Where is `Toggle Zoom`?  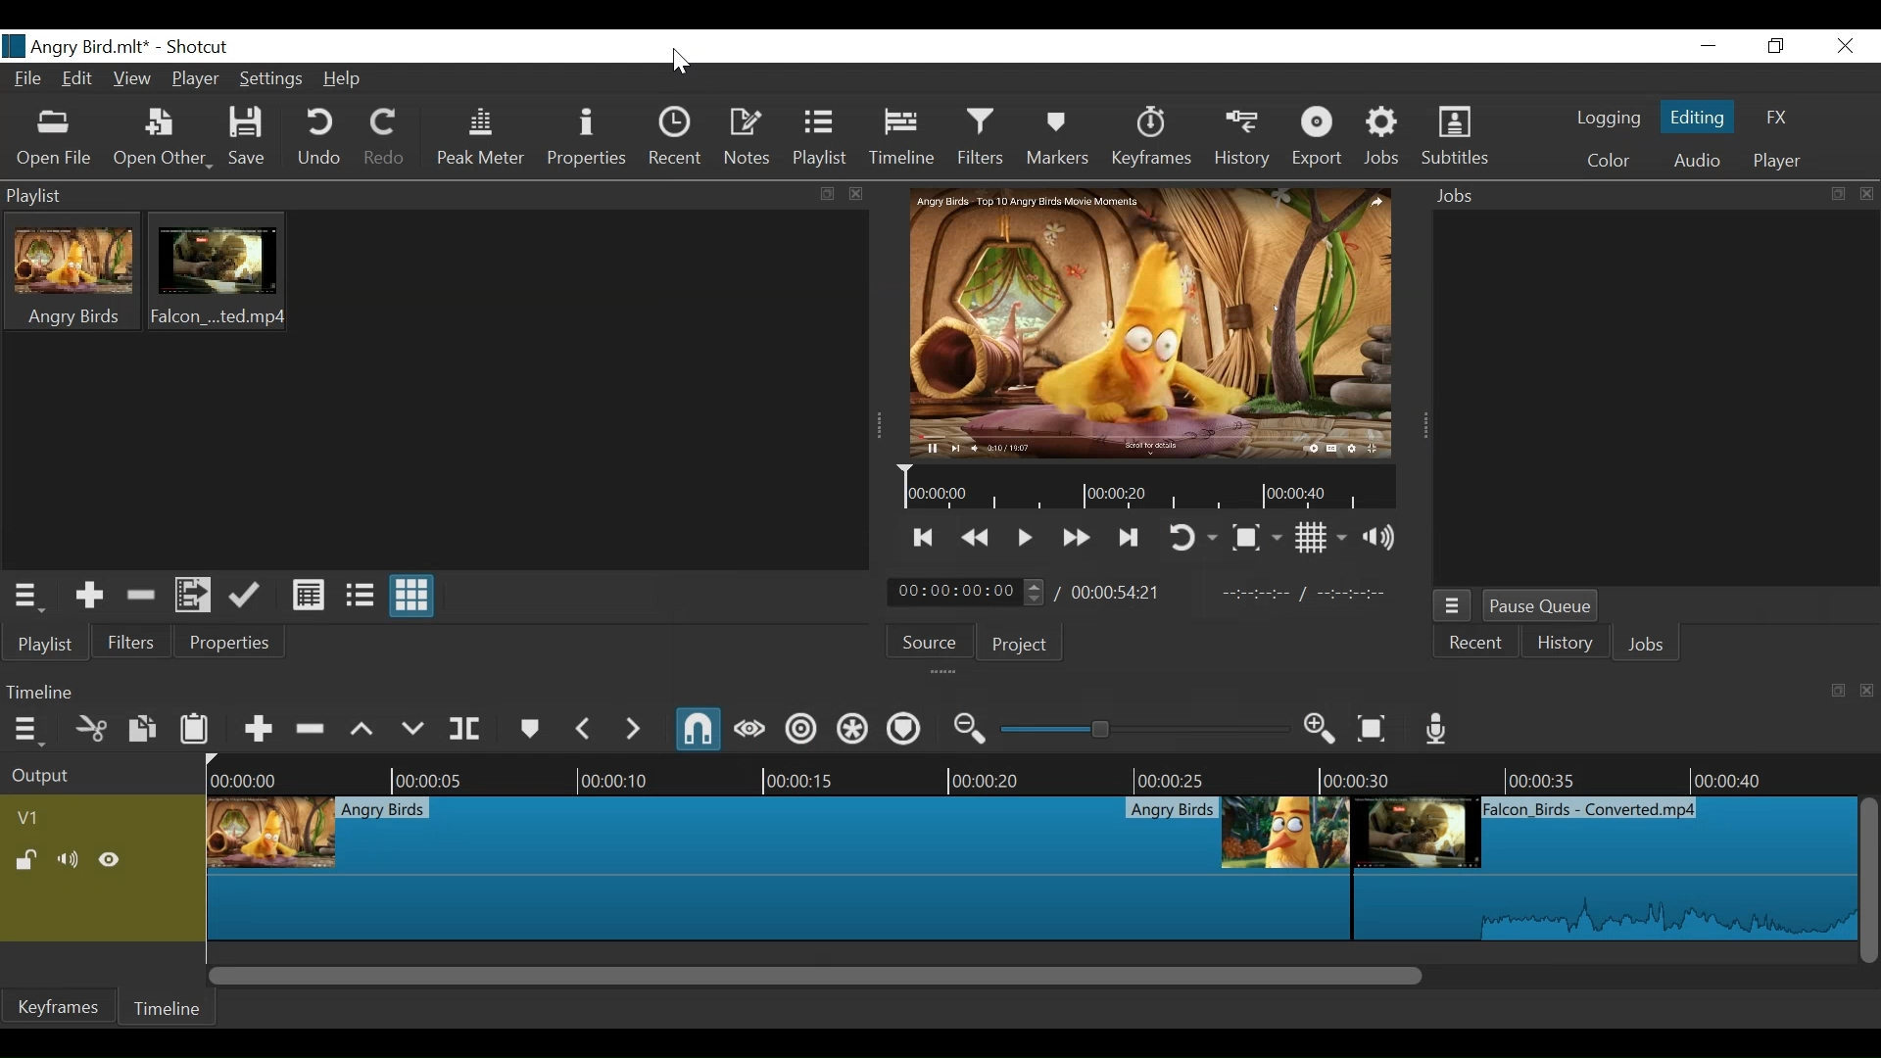 Toggle Zoom is located at coordinates (1255, 538).